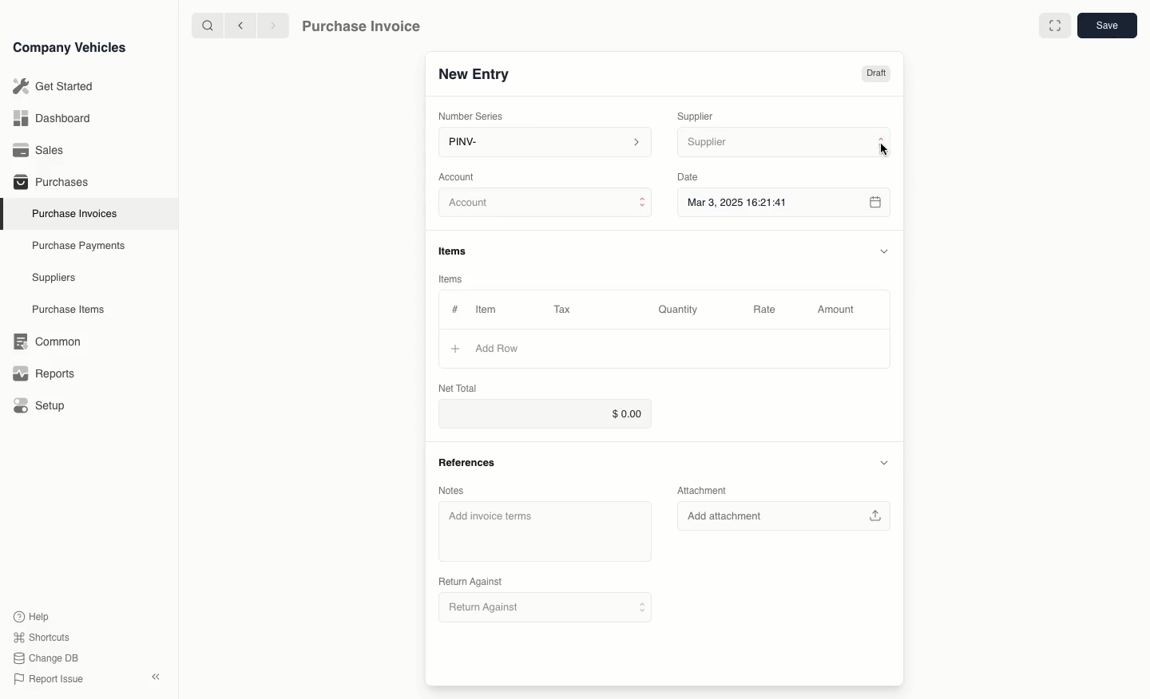  What do you see at coordinates (688, 177) in the screenshot?
I see `Date` at bounding box center [688, 177].